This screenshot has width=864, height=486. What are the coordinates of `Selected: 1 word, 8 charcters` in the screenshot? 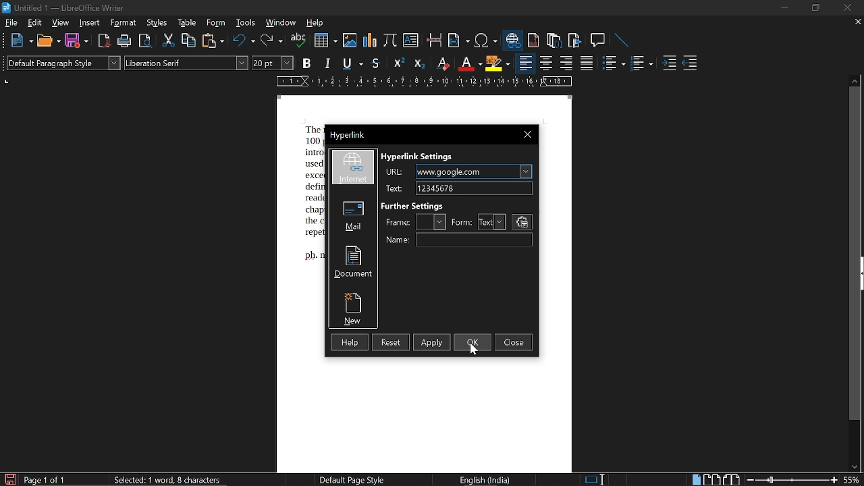 It's located at (167, 479).